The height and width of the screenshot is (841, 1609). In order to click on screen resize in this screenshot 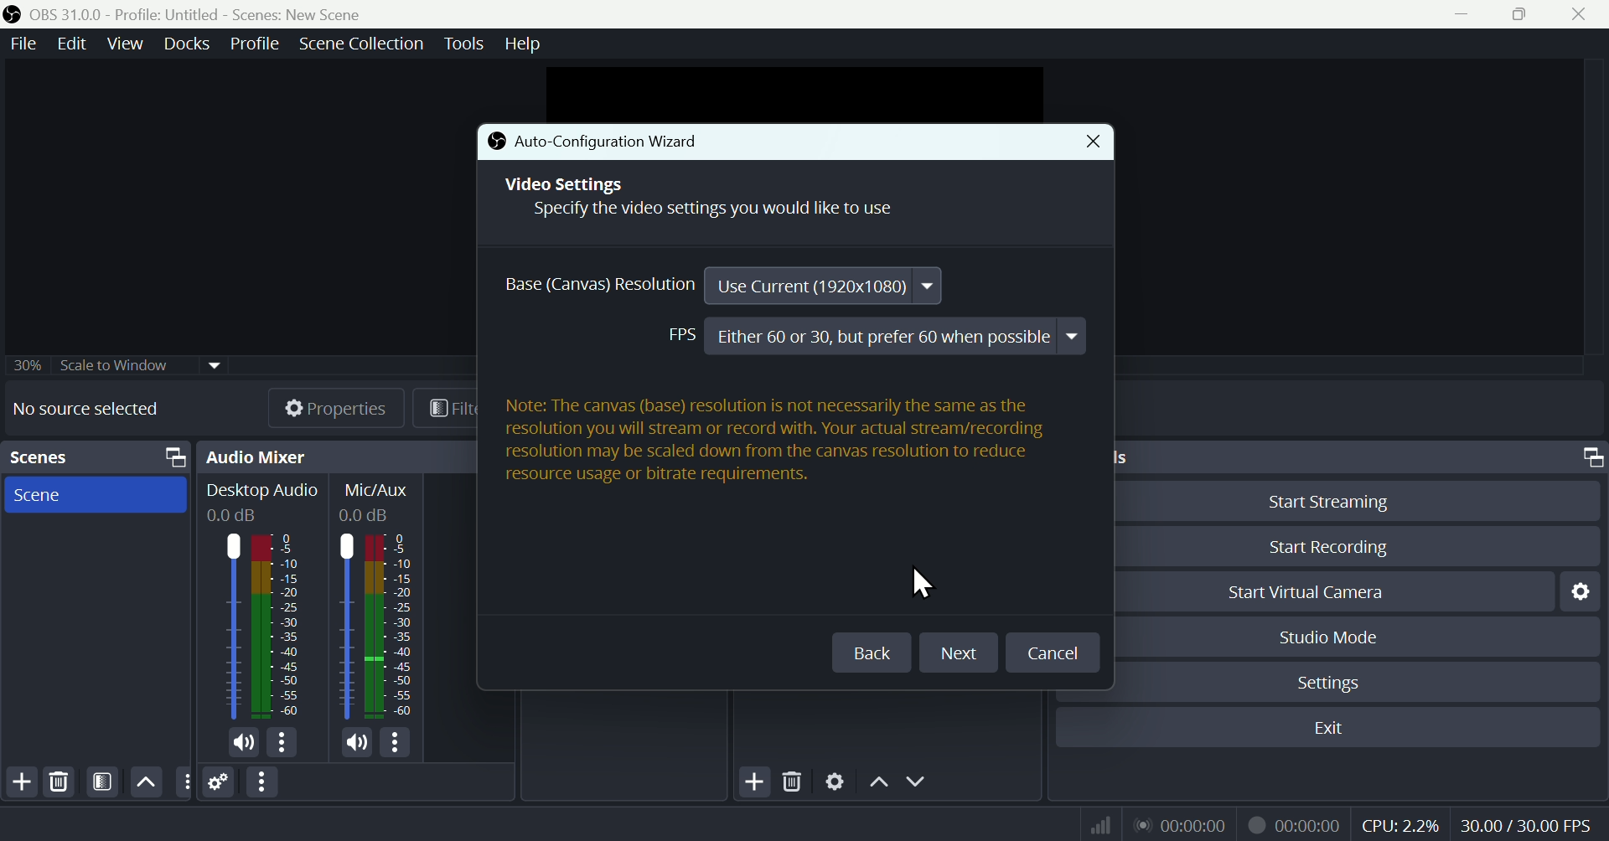, I will do `click(170, 457)`.